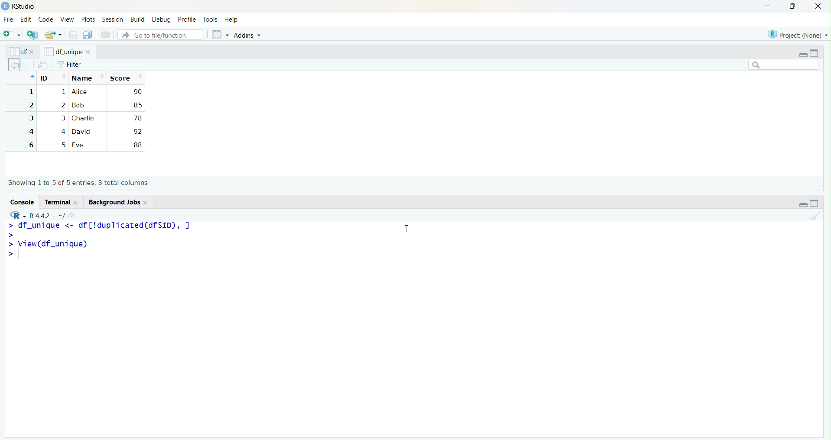 This screenshot has width=831, height=440. What do you see at coordinates (220, 35) in the screenshot?
I see `view options` at bounding box center [220, 35].